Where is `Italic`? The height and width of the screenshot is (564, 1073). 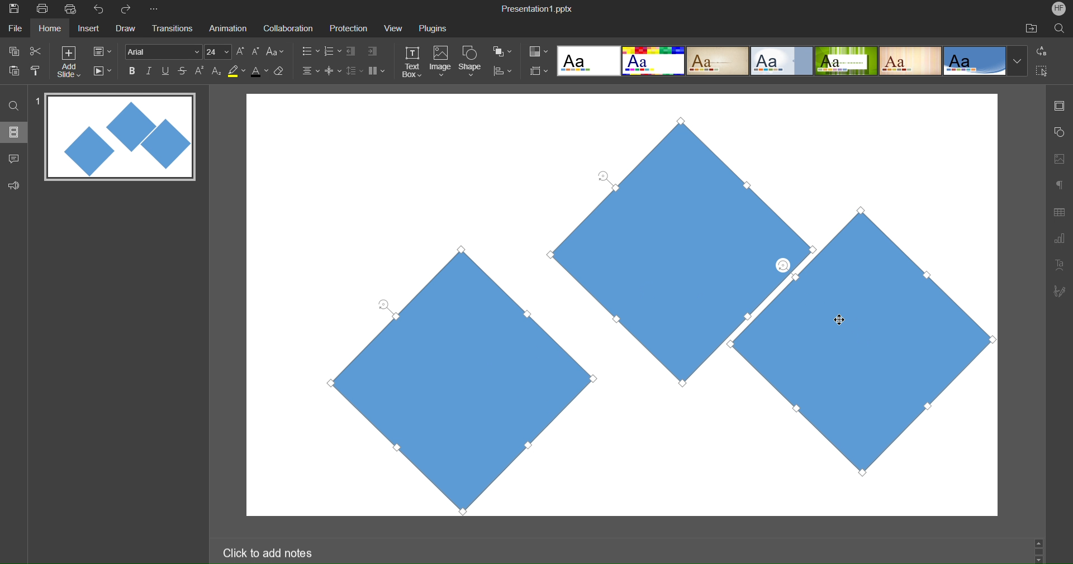
Italic is located at coordinates (149, 71).